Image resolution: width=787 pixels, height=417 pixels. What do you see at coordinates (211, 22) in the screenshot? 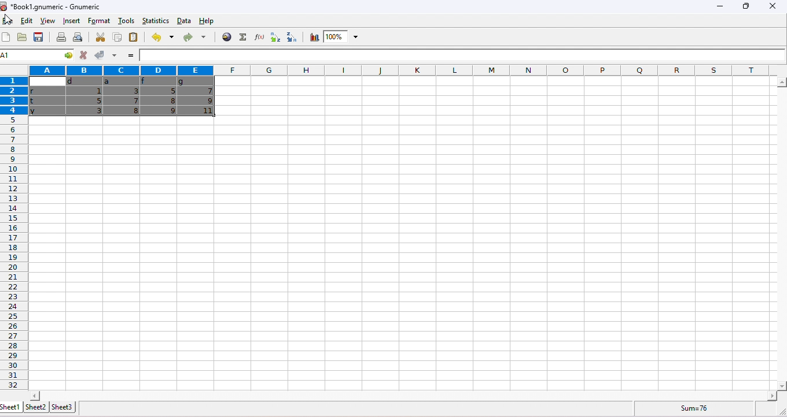
I see `help` at bounding box center [211, 22].